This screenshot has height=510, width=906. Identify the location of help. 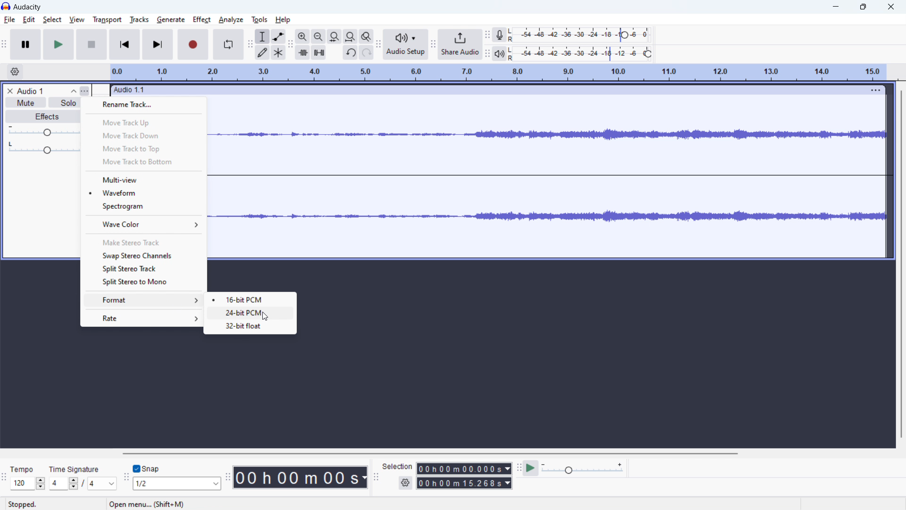
(283, 19).